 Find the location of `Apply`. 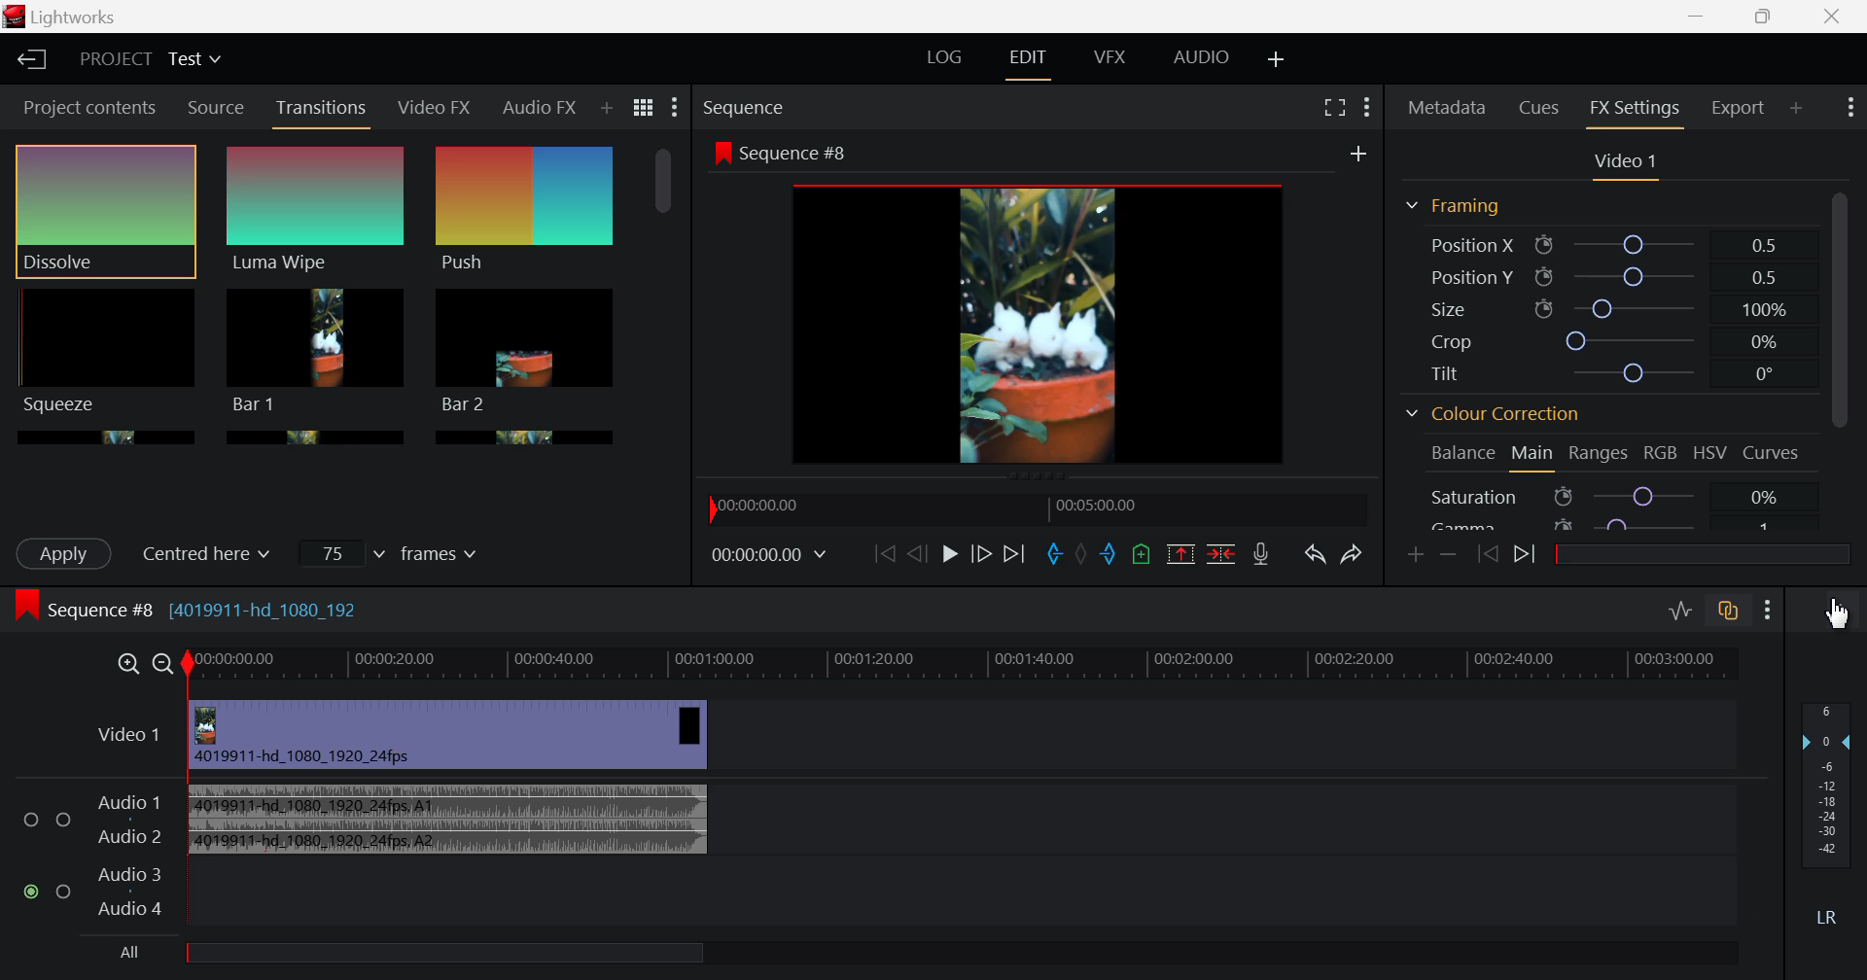

Apply is located at coordinates (66, 553).